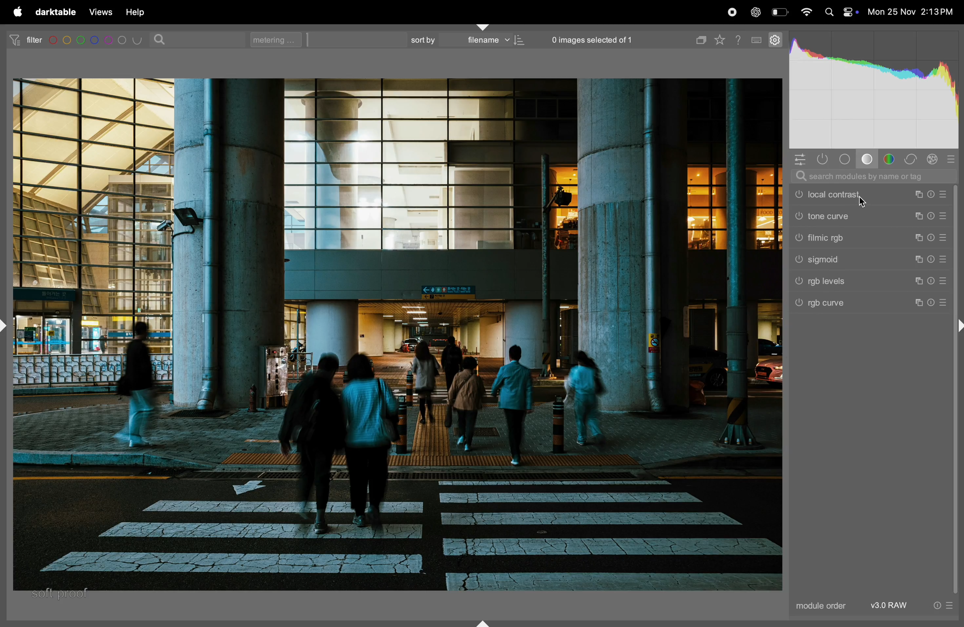 Image resolution: width=964 pixels, height=627 pixels. Describe the element at coordinates (932, 158) in the screenshot. I see `effect` at that location.